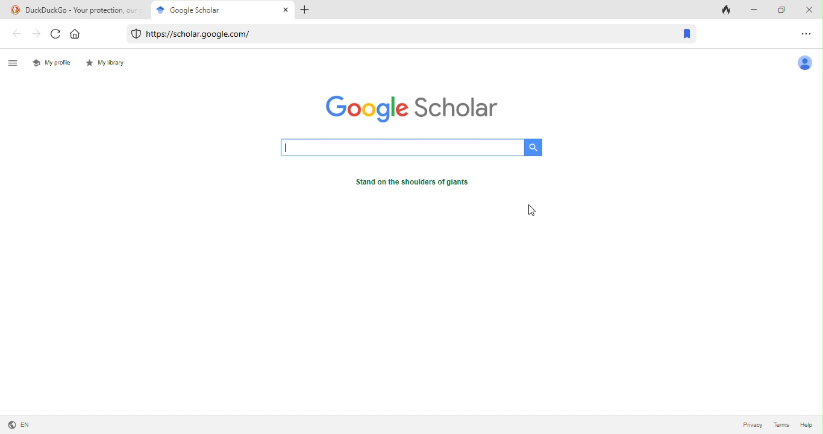 Image resolution: width=823 pixels, height=434 pixels. I want to click on add tab, so click(306, 11).